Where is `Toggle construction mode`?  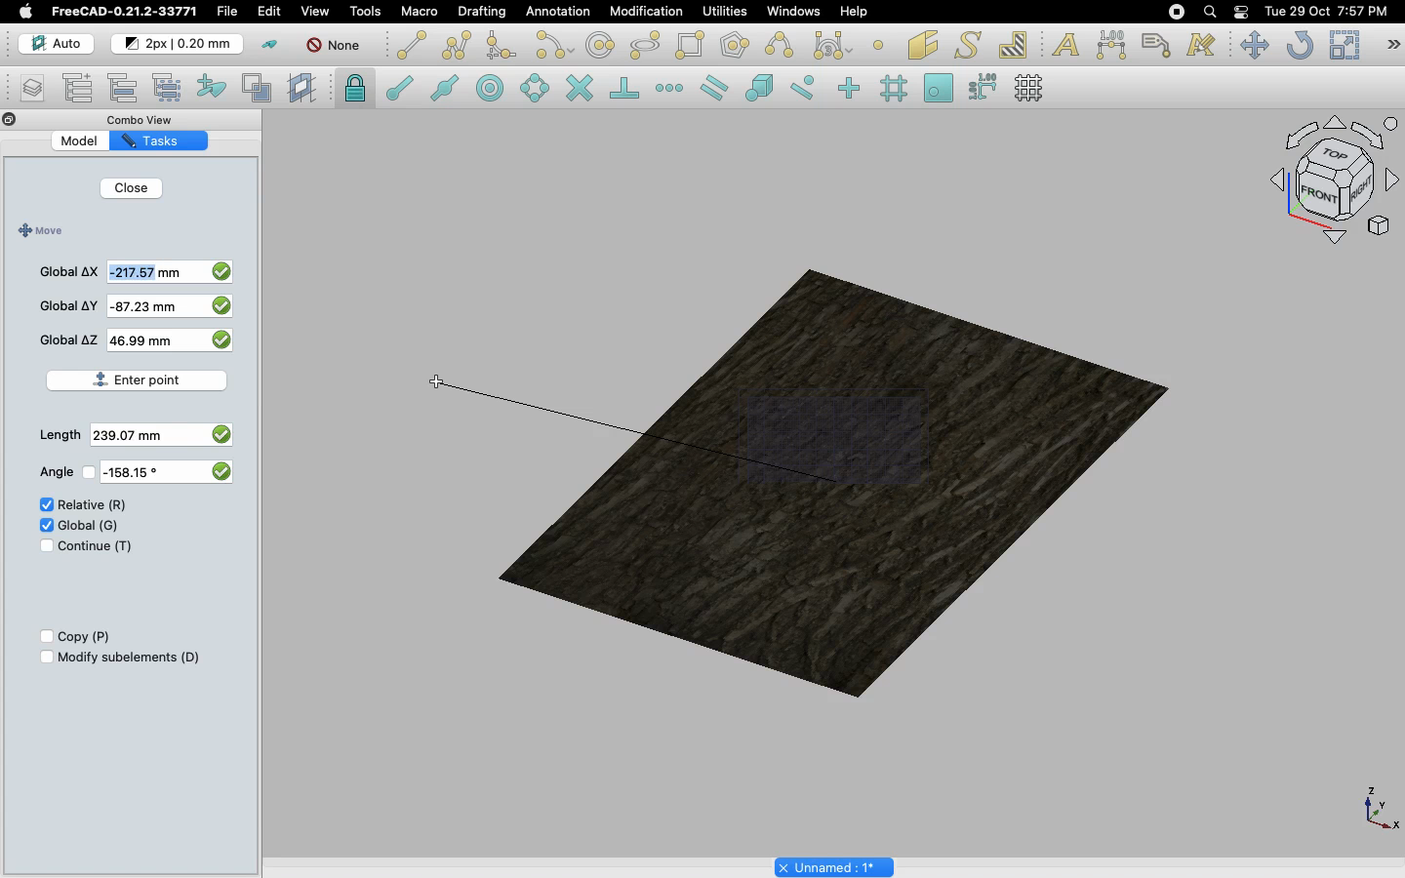
Toggle construction mode is located at coordinates (270, 45).